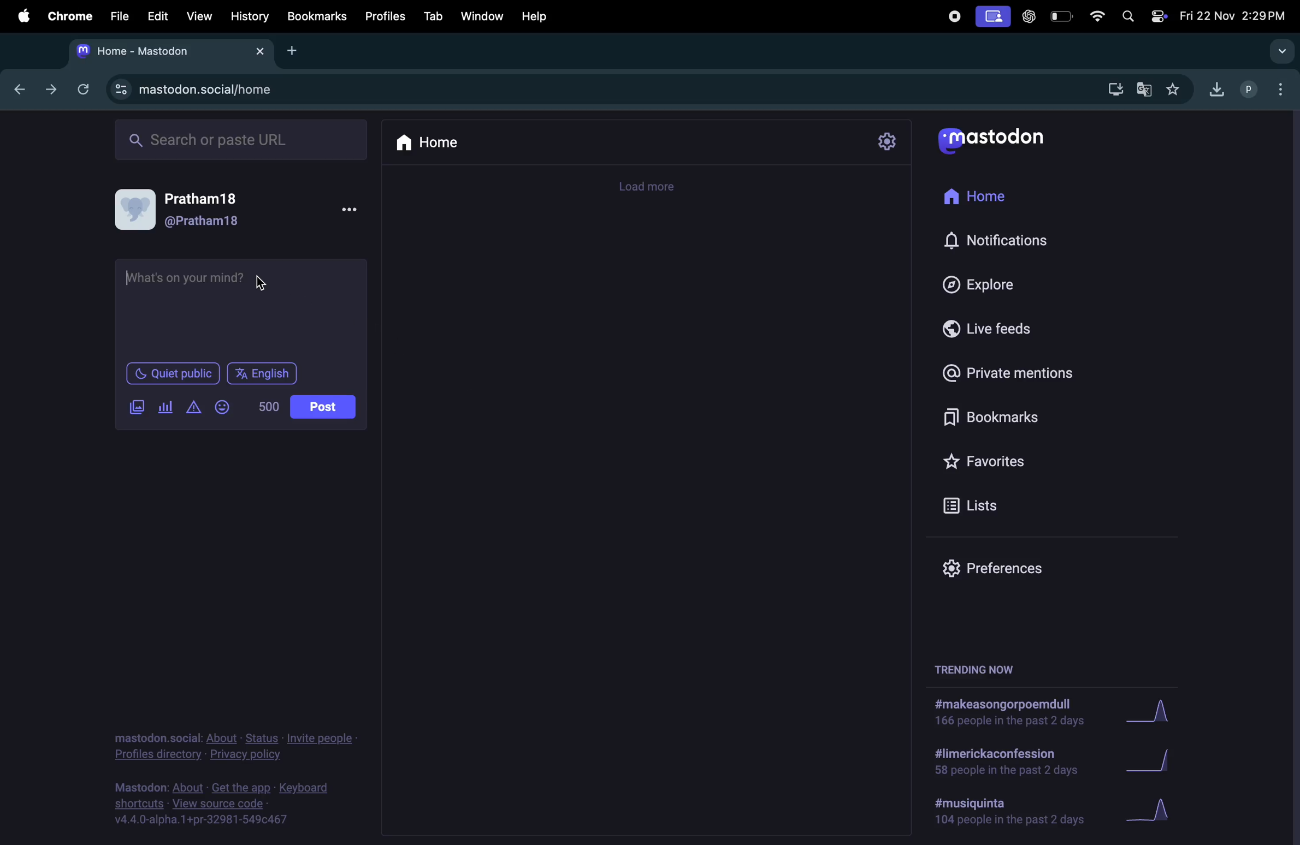 The height and width of the screenshot is (845, 1300). Describe the element at coordinates (1031, 460) in the screenshot. I see `favourites` at that location.